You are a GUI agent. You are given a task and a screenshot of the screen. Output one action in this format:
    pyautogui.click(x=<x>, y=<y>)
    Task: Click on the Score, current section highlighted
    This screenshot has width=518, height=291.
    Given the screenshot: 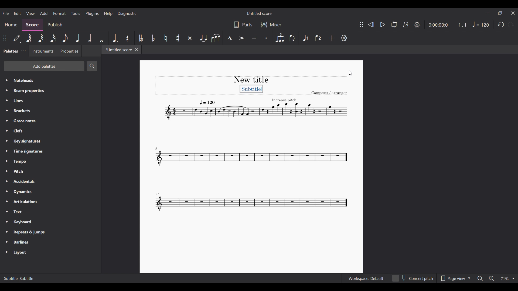 What is the action you would take?
    pyautogui.click(x=32, y=25)
    